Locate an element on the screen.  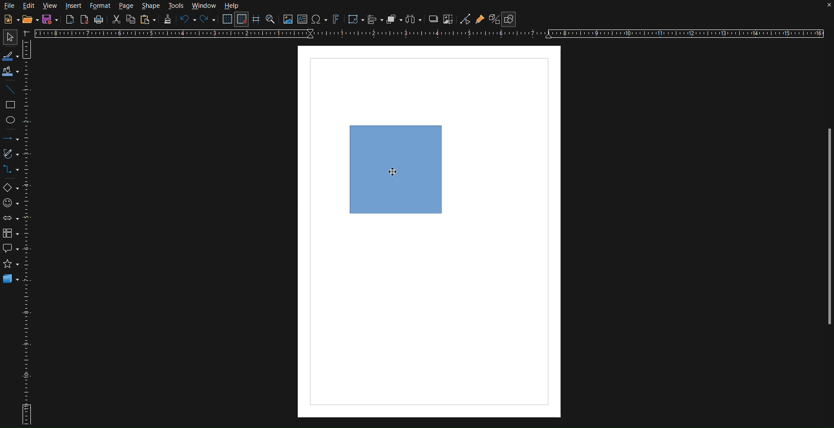
Arrange is located at coordinates (393, 20).